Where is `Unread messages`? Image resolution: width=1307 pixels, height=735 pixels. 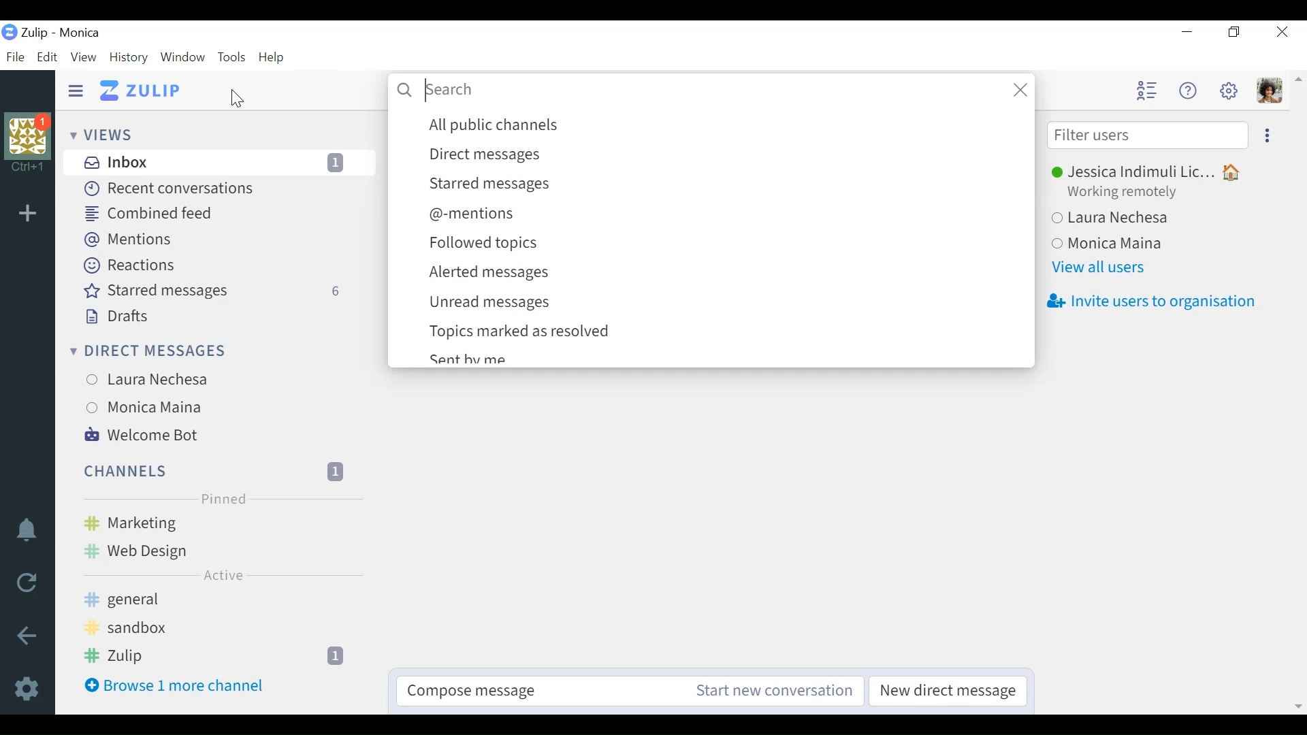 Unread messages is located at coordinates (722, 302).